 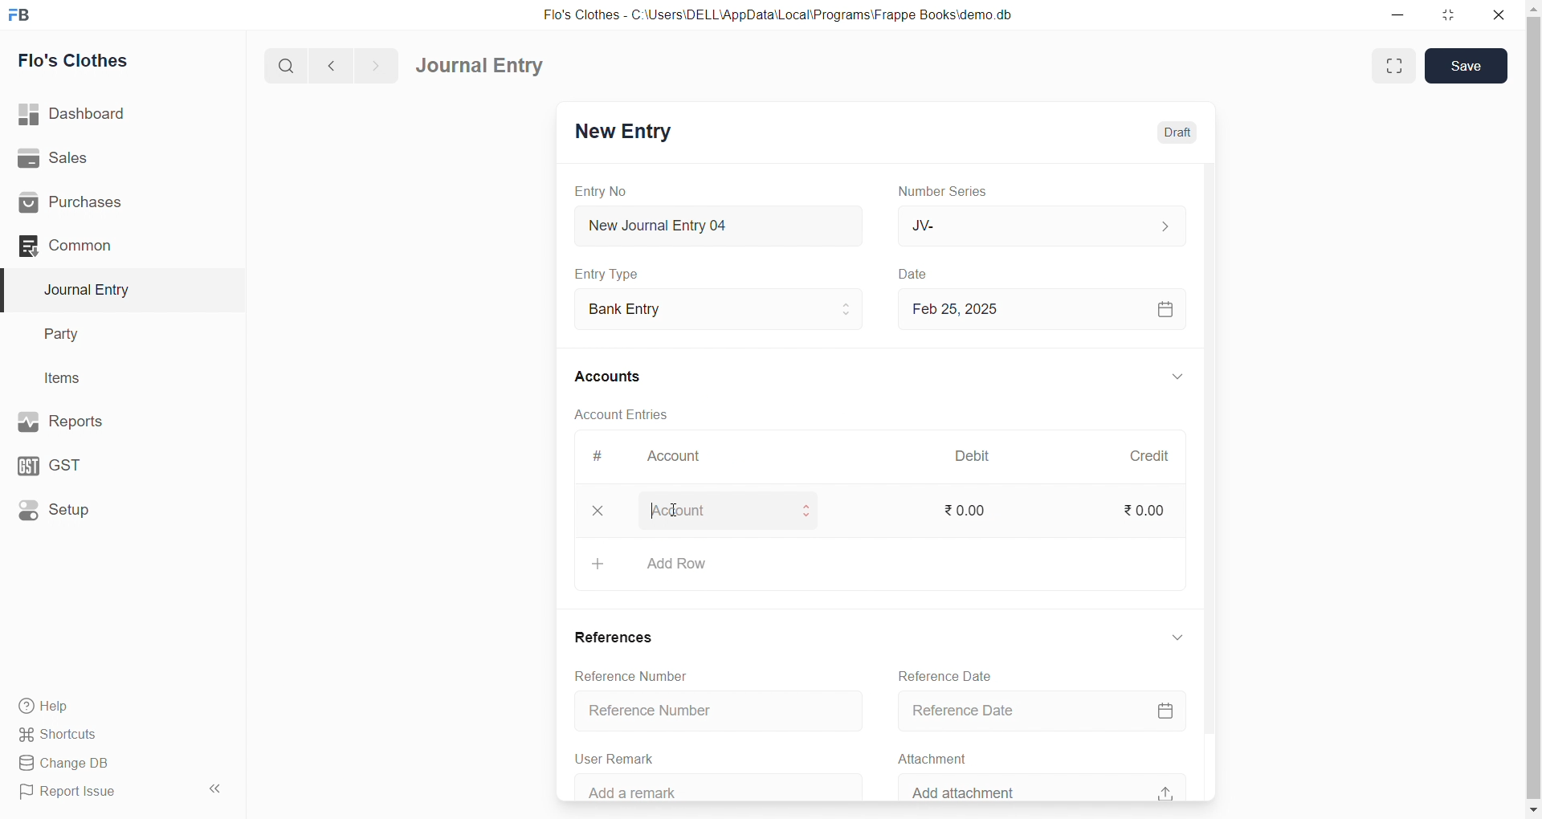 What do you see at coordinates (628, 414) in the screenshot?
I see `Account Entries` at bounding box center [628, 414].